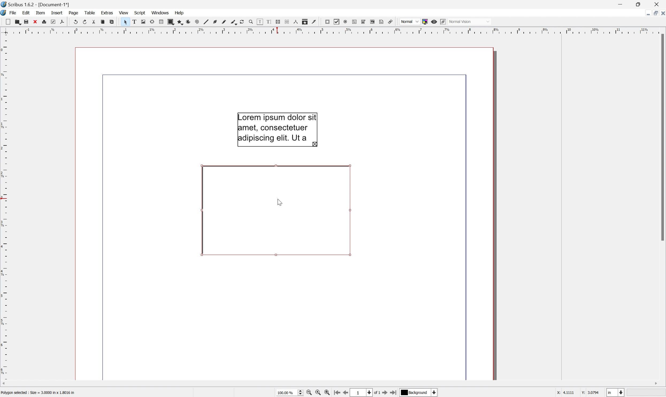 The image size is (666, 397). I want to click on Script, so click(140, 12).